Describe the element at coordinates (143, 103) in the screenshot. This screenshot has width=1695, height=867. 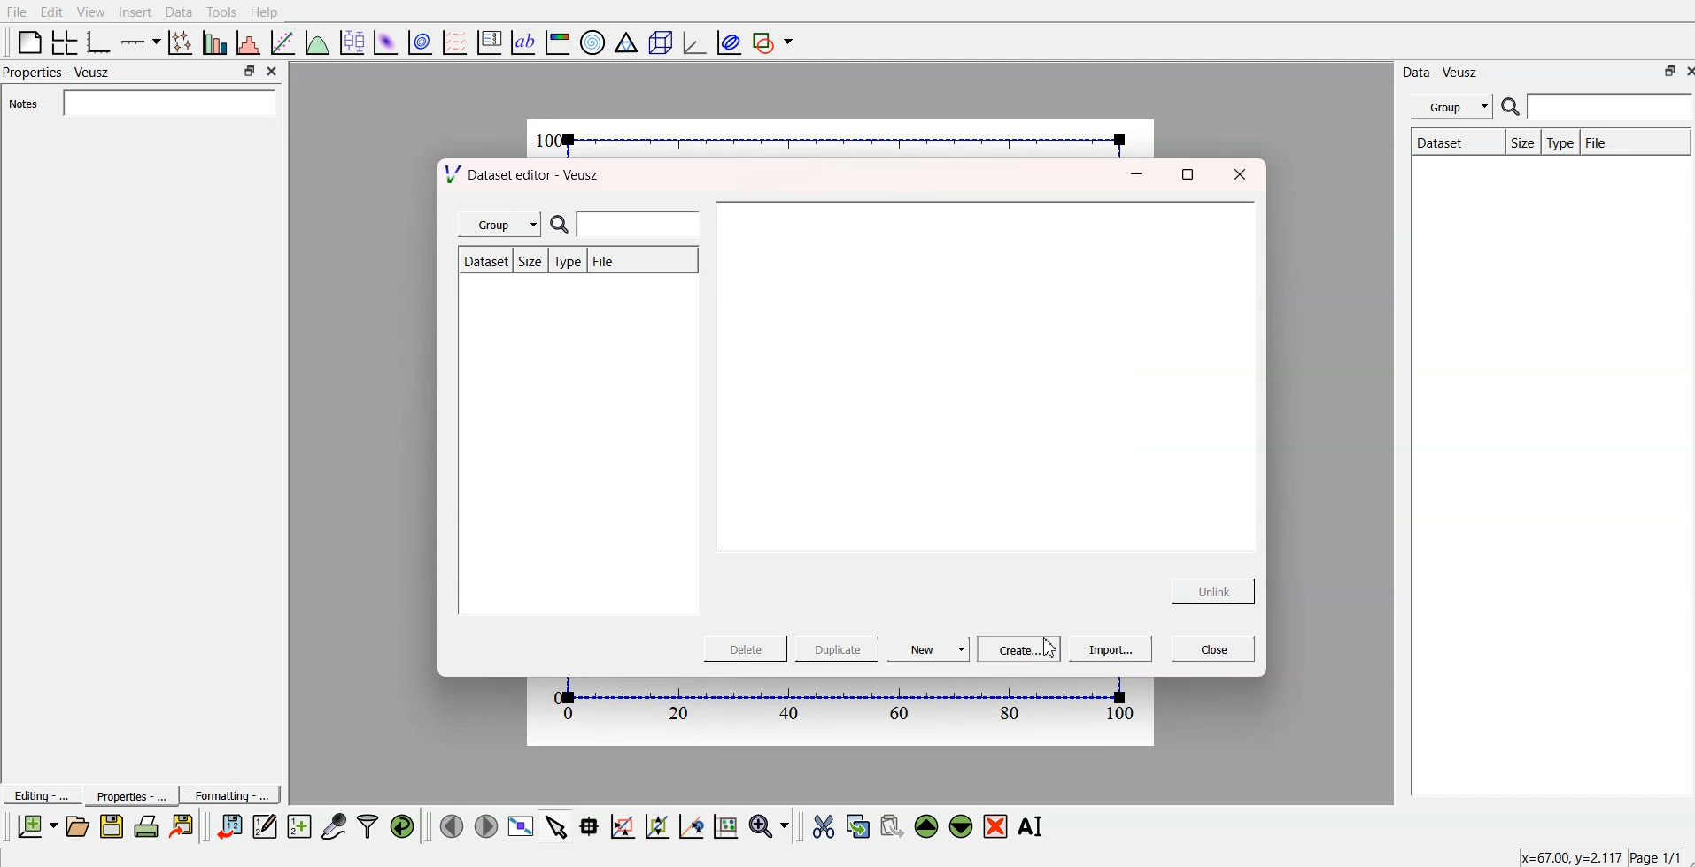
I see `Notes` at that location.